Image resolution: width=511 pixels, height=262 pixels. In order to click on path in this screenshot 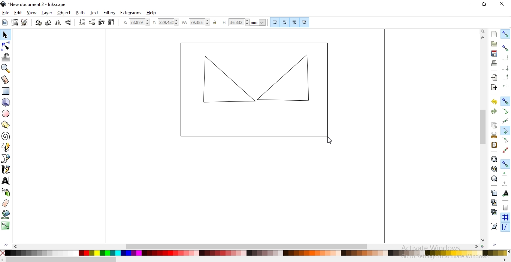, I will do `click(80, 13)`.